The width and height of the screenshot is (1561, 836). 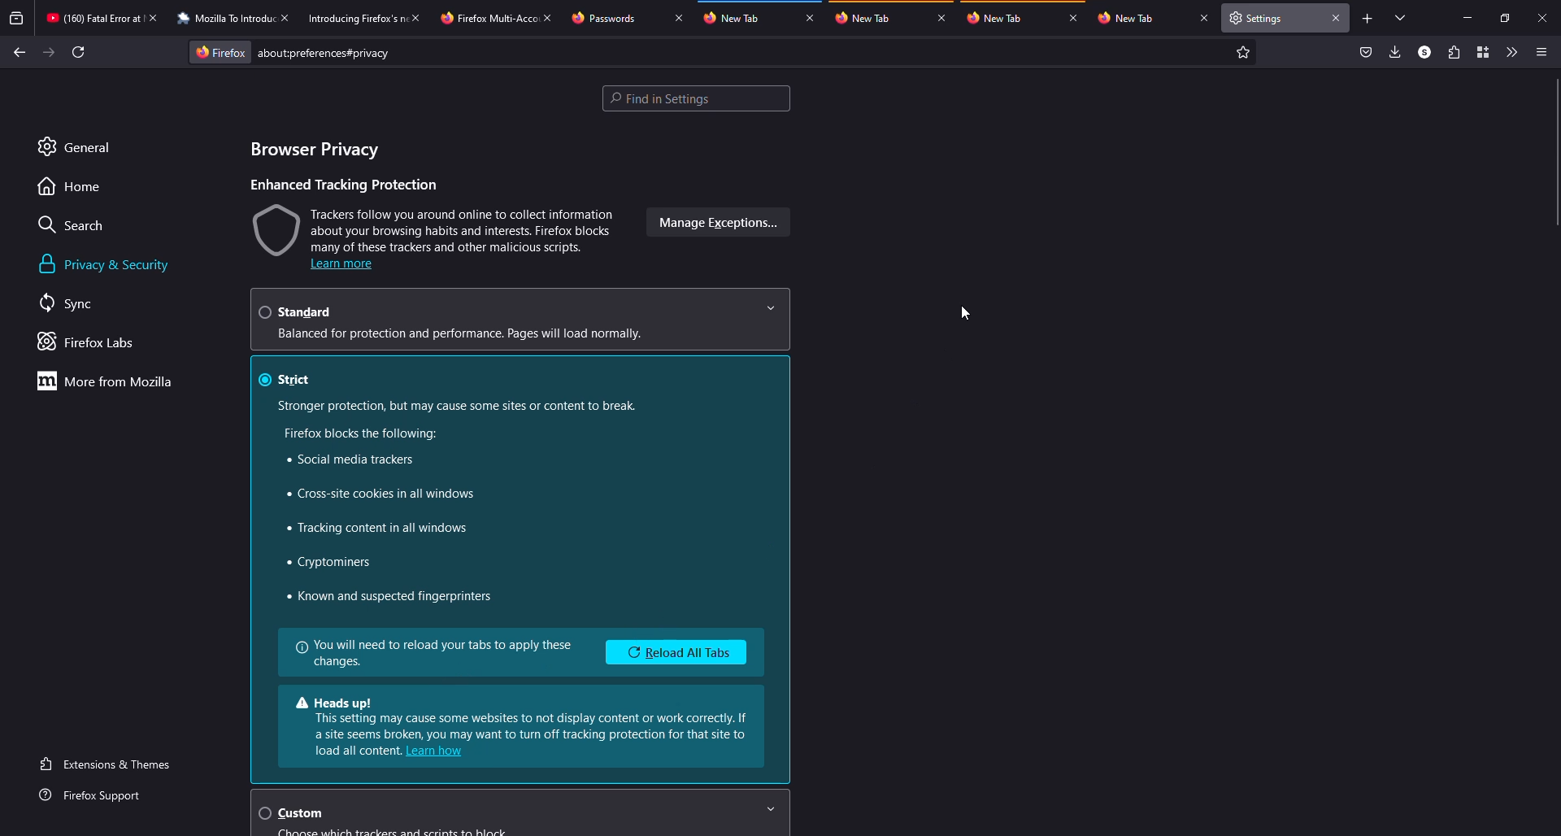 I want to click on settings, so click(x=1261, y=17).